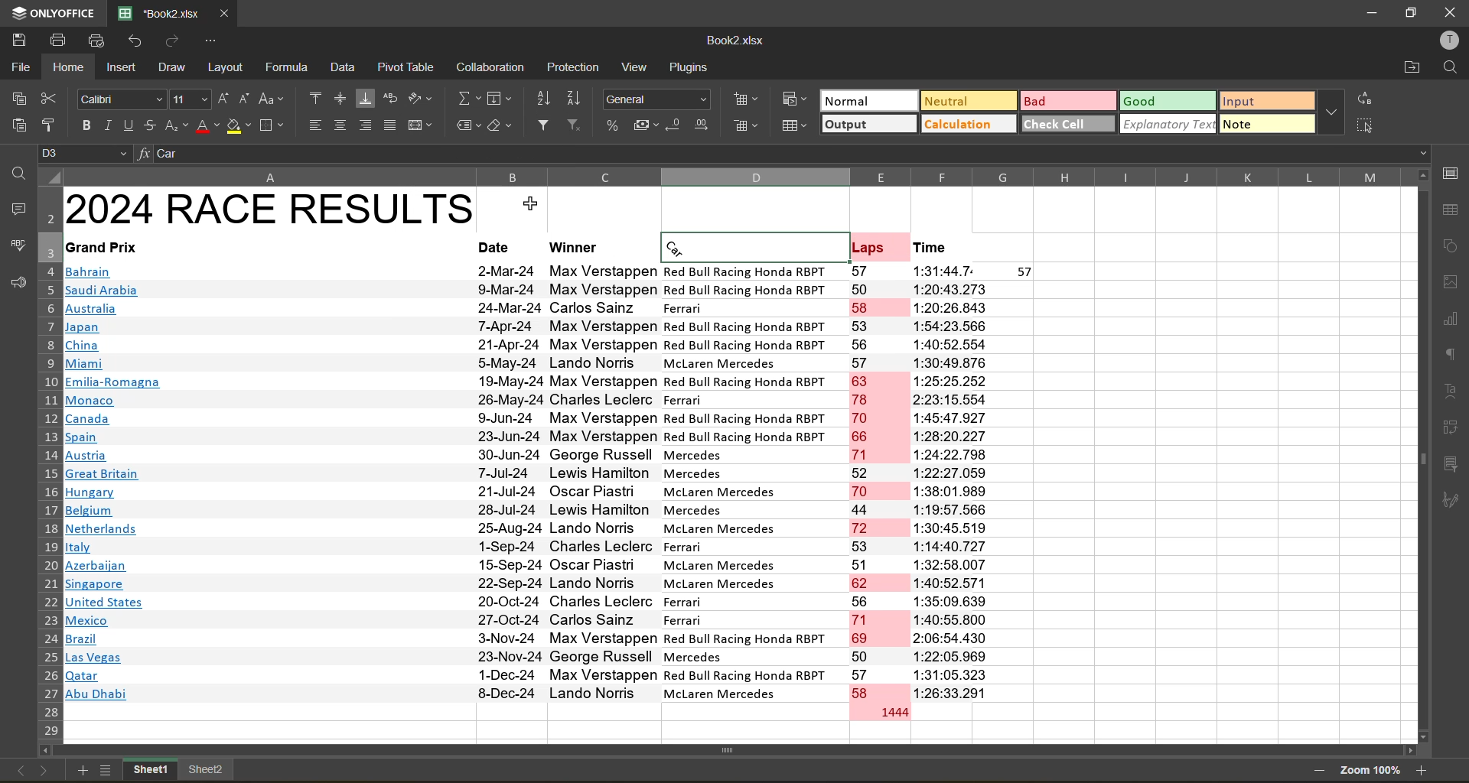 This screenshot has width=1469, height=783. I want to click on Scroll left, so click(47, 751).